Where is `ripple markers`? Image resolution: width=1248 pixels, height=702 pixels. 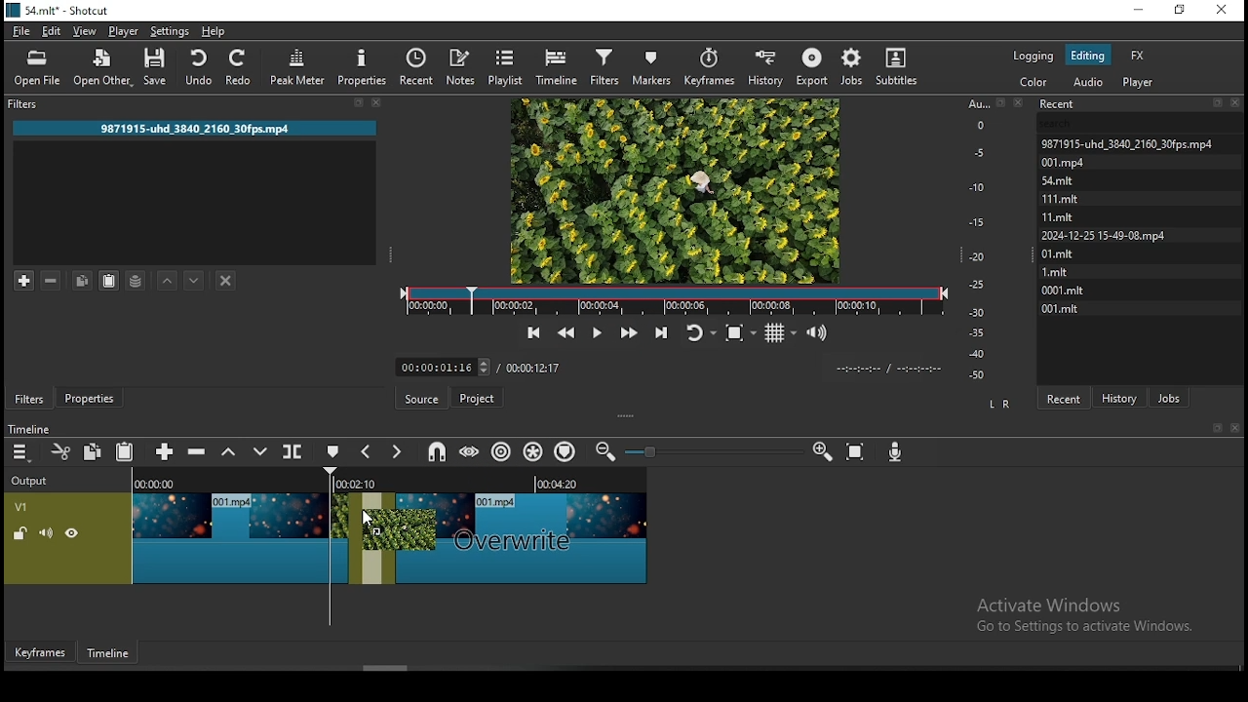 ripple markers is located at coordinates (565, 450).